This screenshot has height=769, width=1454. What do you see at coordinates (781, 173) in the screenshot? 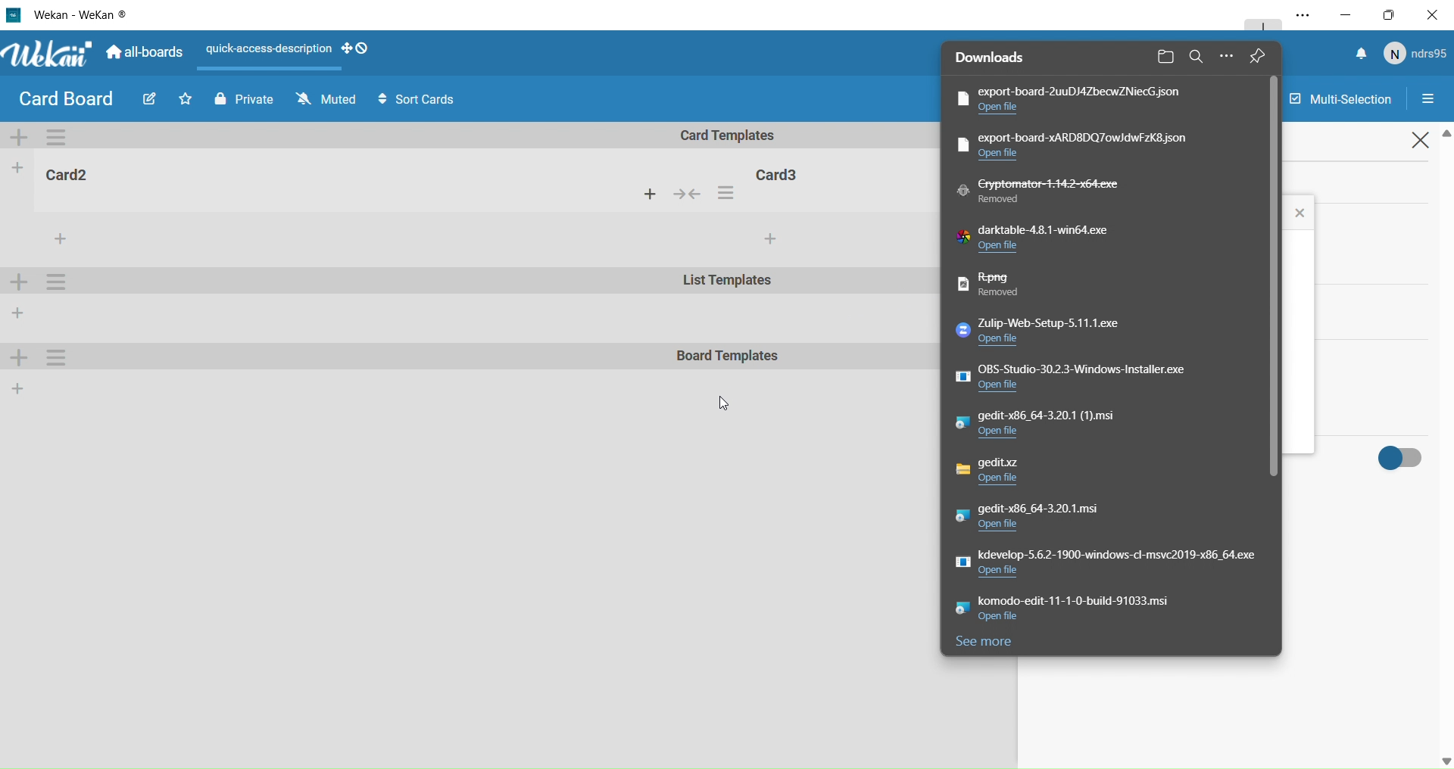
I see `Card3` at bounding box center [781, 173].